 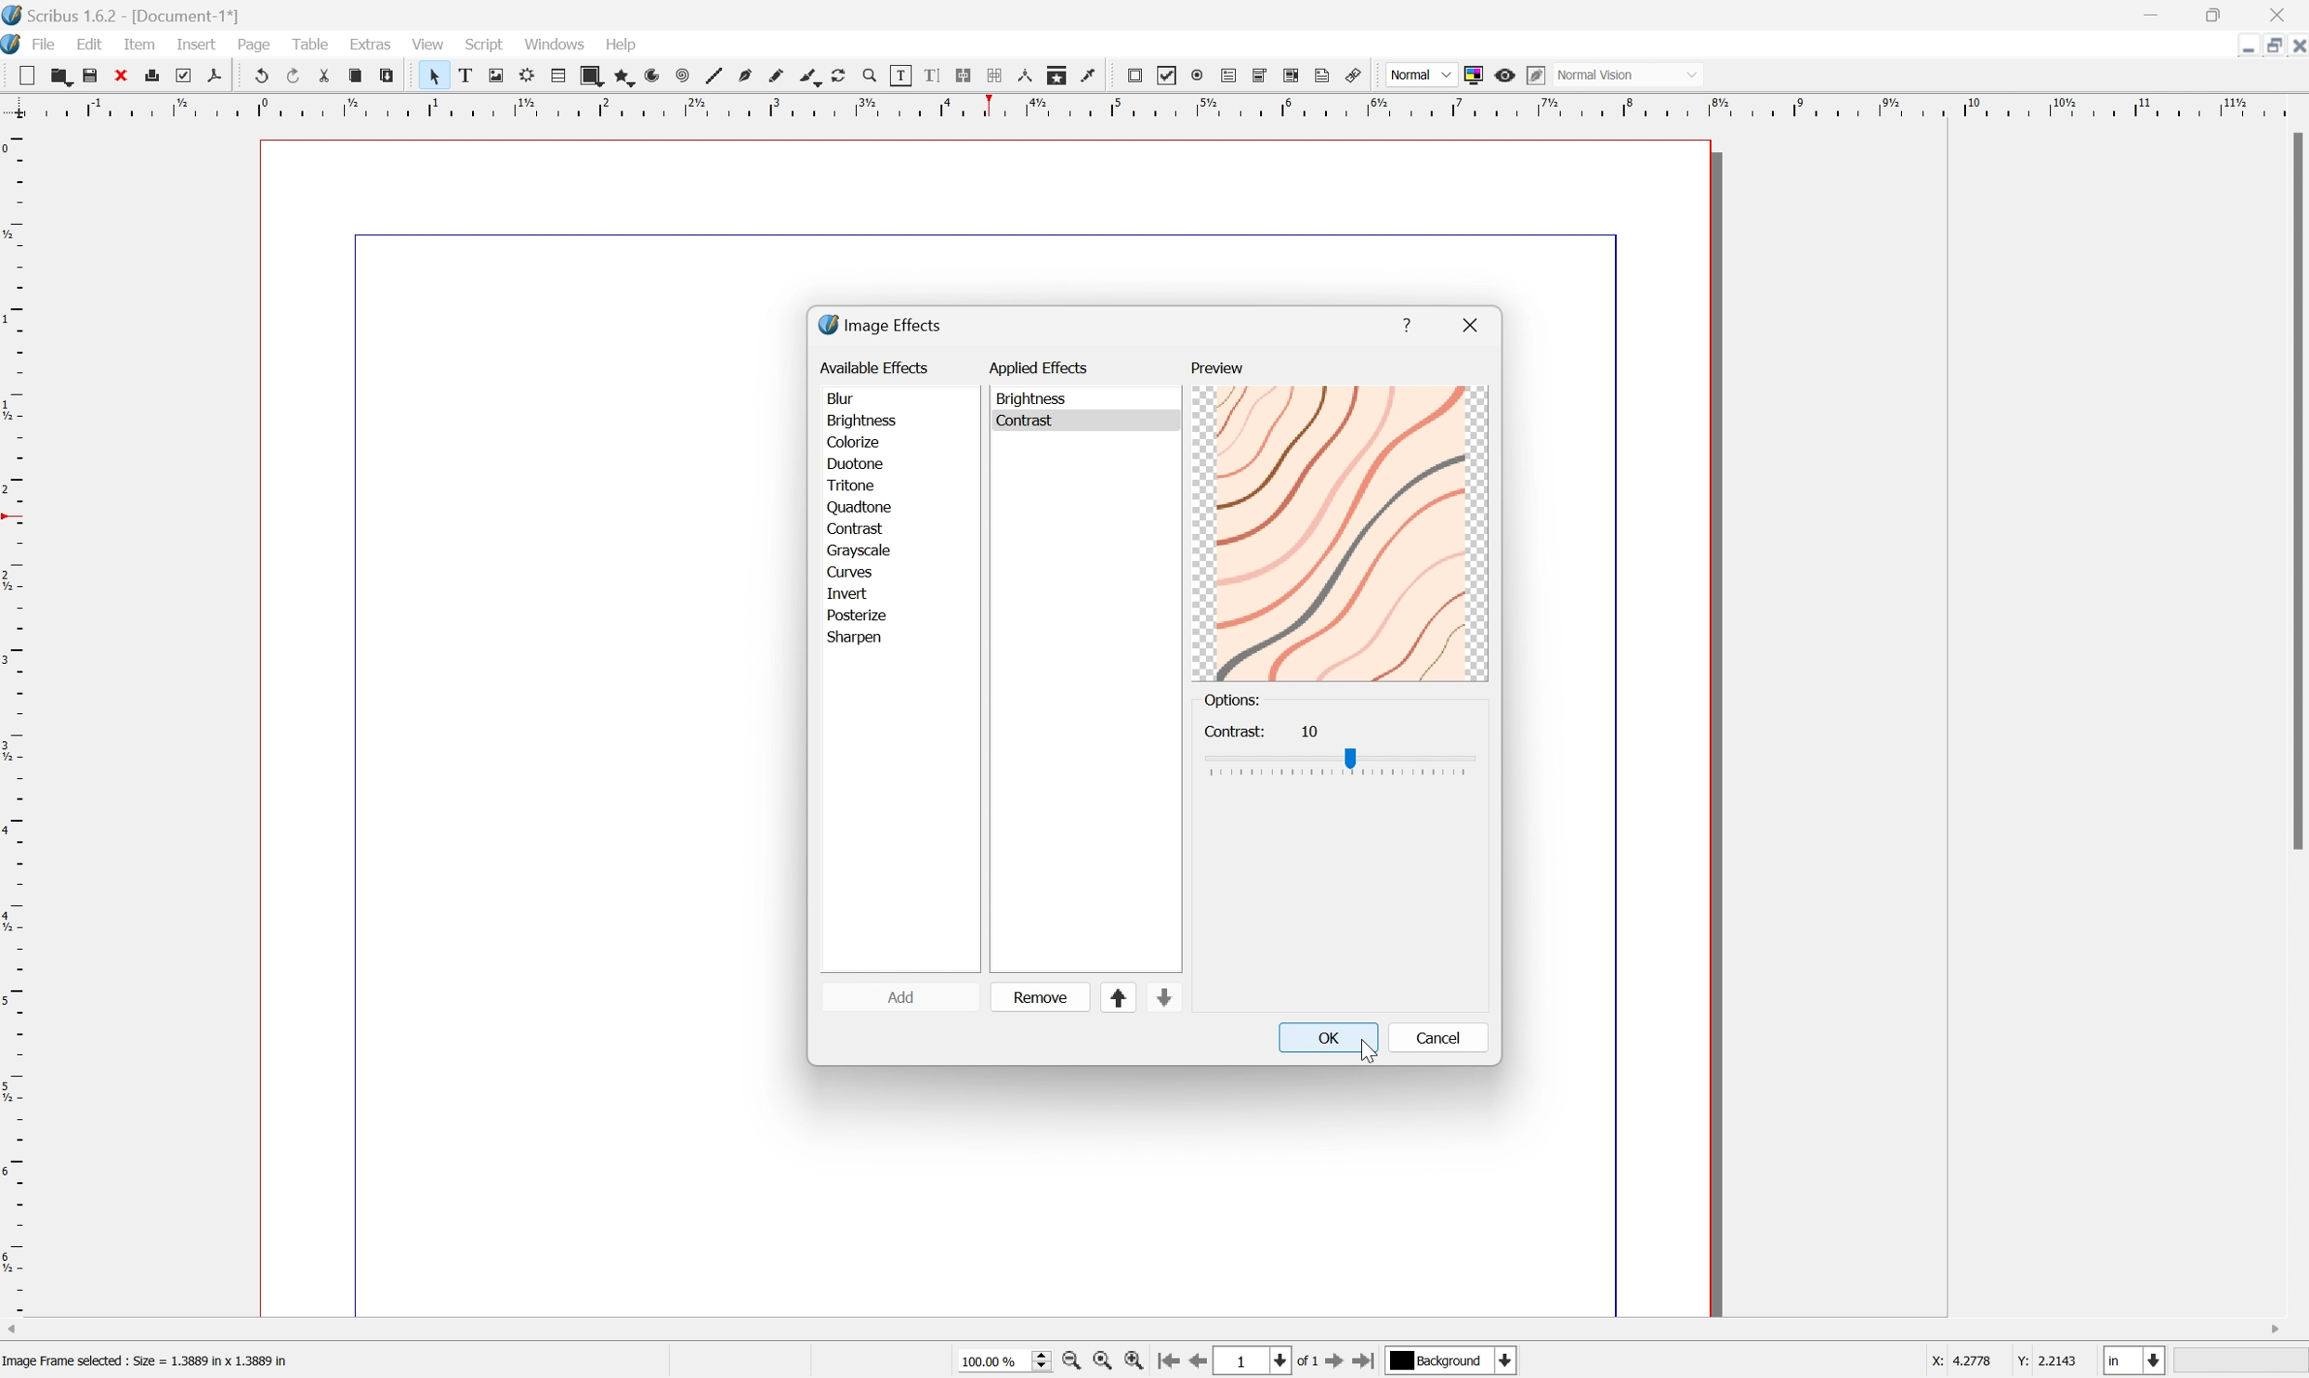 I want to click on Last Page, so click(x=1371, y=1360).